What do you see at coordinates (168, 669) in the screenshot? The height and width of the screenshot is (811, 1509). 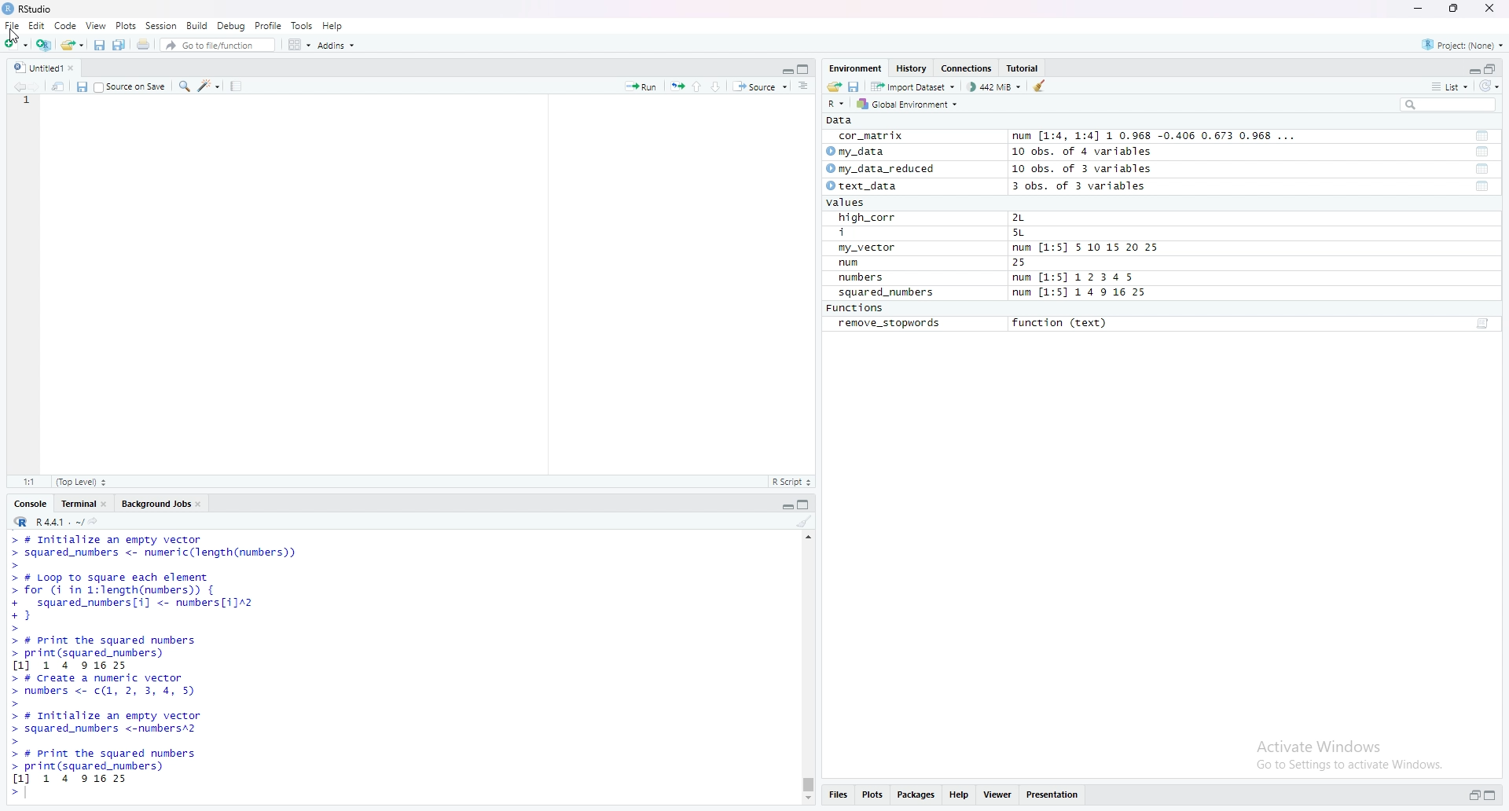 I see `> # Initialize an empty vector> squared_numbers <- numeric(length(numbers))> # Loop To square each element> for (i in 1:length(numbers)) {+ squared_numbers[i] <- nunbers[i]2+}> # print the squared numbers> print(squared_numbers)1] 1 4 91625> # create a numeric vector> numbers <- c(1, 2, 3, 4, 5)> # Initialize an empty vector> squared_numbers <-numbersA2> # print the squared numbers> print(squared_numbers)1] 1 4 91625` at bounding box center [168, 669].